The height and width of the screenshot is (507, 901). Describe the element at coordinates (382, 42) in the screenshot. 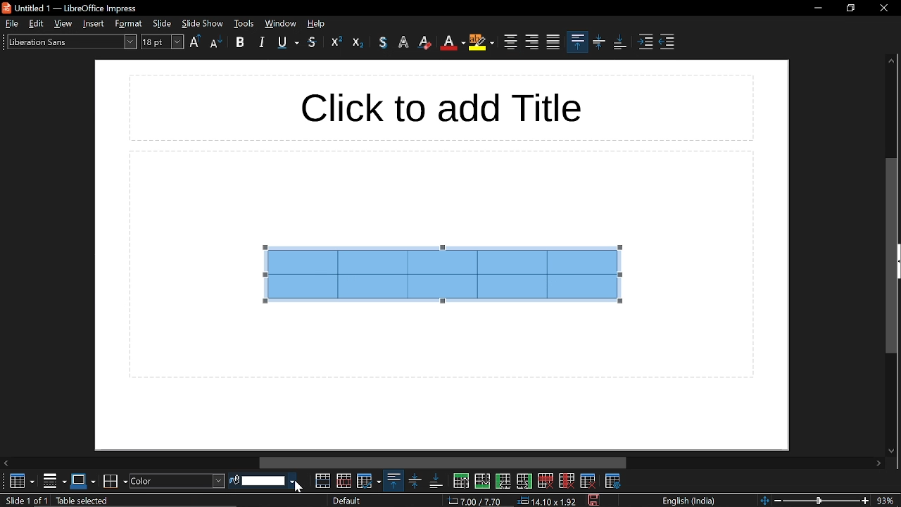

I see `text color` at that location.